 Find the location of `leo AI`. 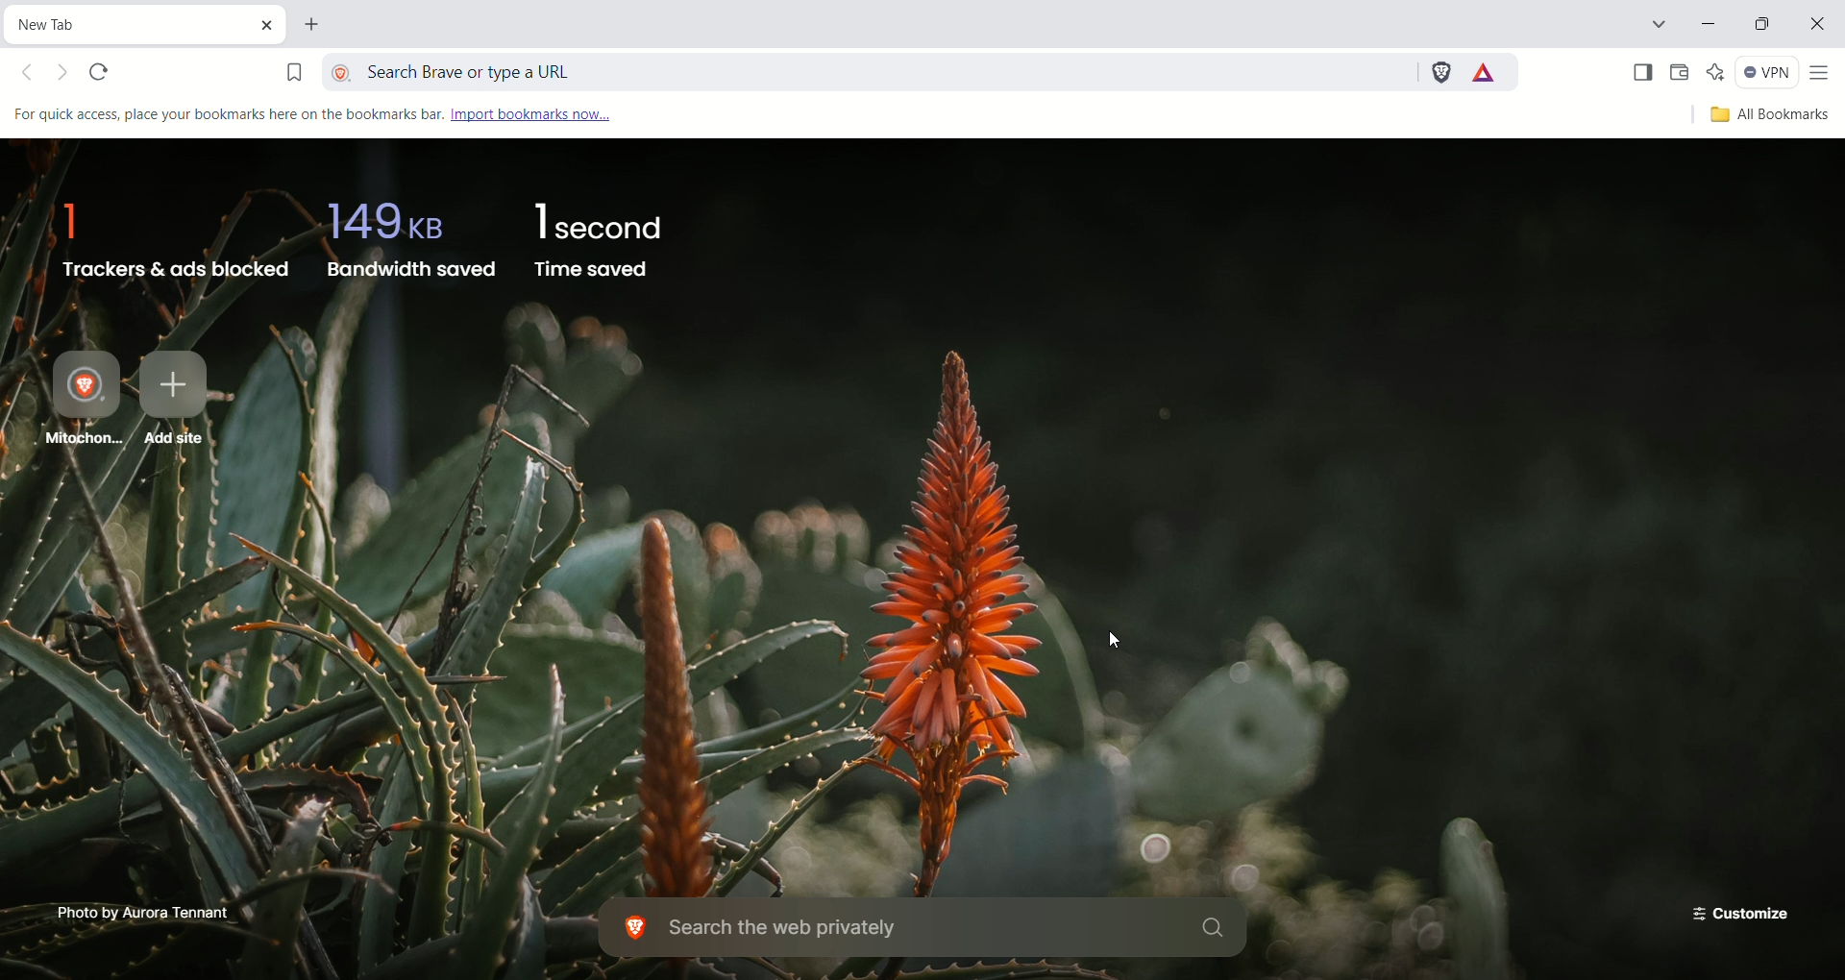

leo AI is located at coordinates (1716, 72).